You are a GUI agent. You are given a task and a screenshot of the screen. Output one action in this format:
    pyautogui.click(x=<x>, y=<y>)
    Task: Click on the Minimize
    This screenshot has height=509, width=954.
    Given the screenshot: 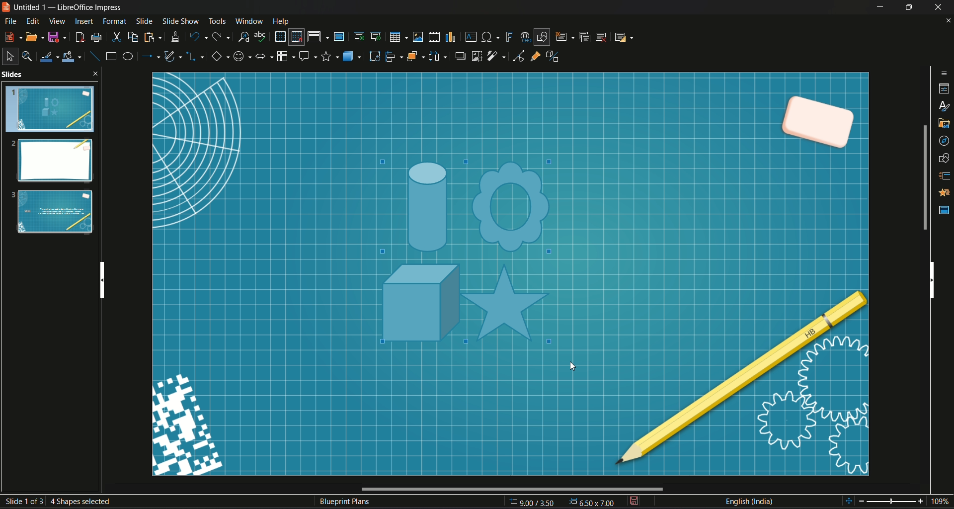 What is the action you would take?
    pyautogui.click(x=880, y=7)
    